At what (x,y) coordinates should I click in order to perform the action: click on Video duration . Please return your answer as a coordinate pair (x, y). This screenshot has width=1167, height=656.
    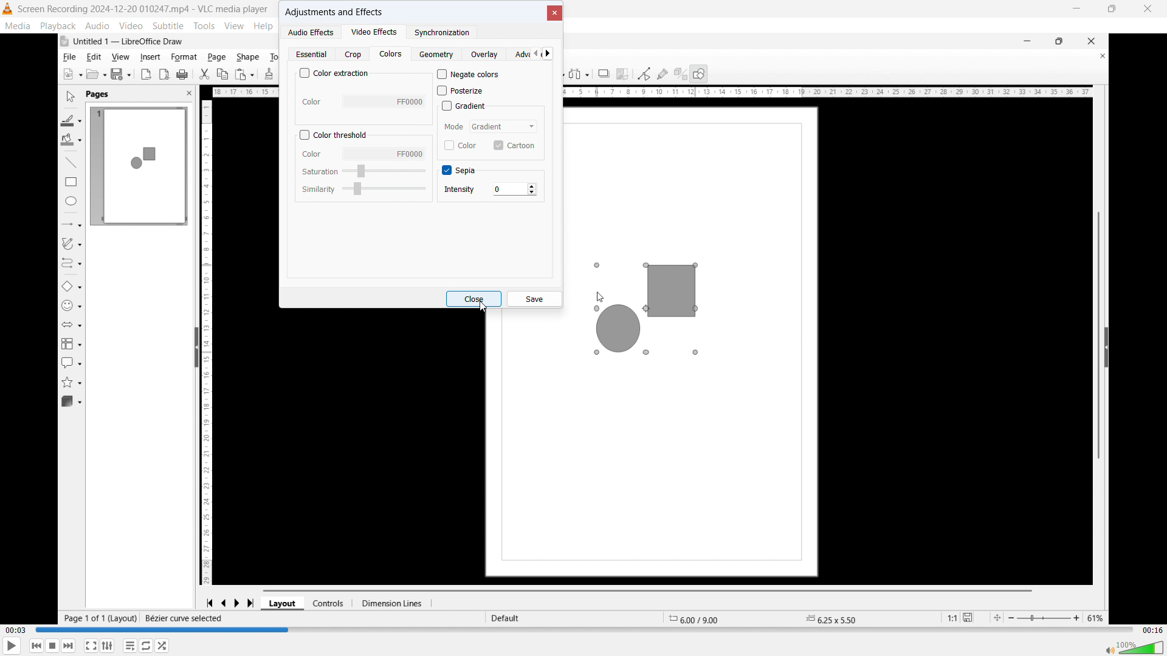
    Looking at the image, I should click on (1151, 630).